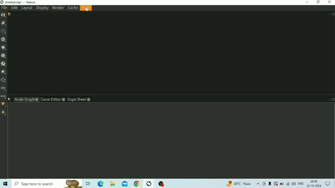 This screenshot has width=335, height=188. Describe the element at coordinates (6, 184) in the screenshot. I see `Windows` at that location.